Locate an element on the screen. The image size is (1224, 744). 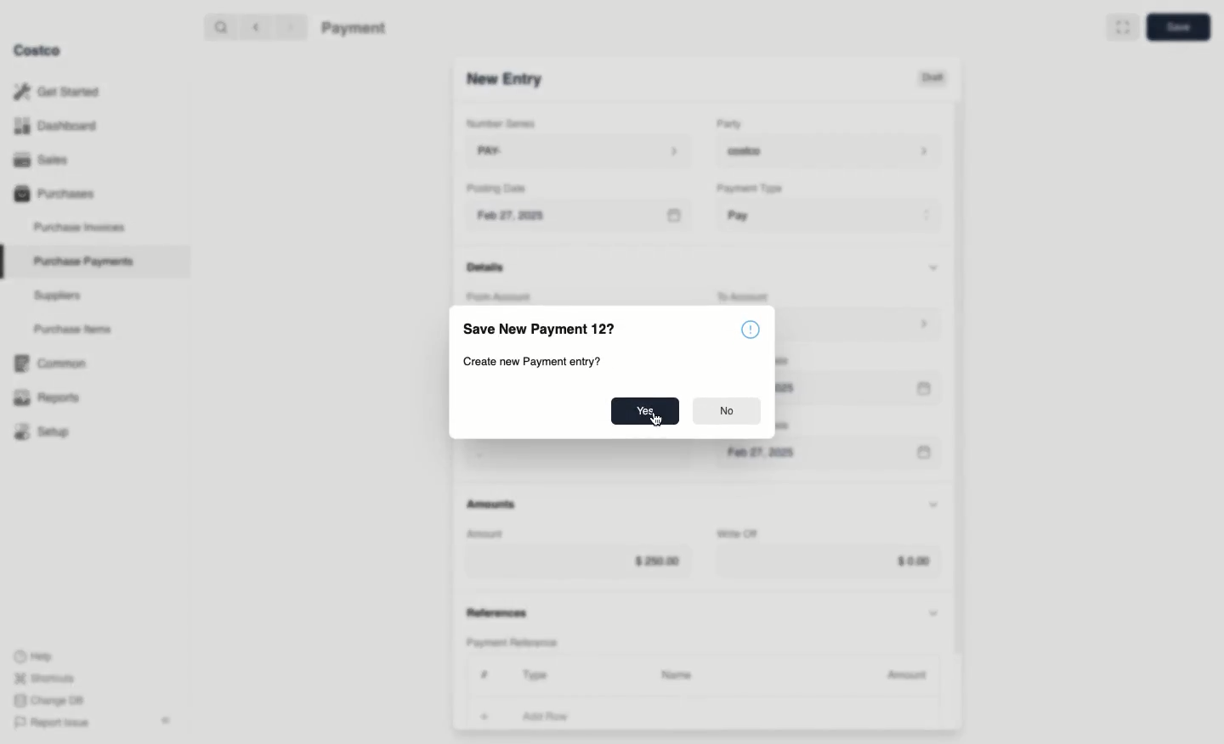
PAY-1003 saved is located at coordinates (961, 707).